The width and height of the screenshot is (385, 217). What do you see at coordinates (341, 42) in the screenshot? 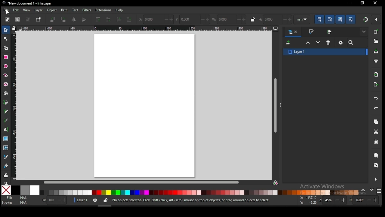
I see `layers and objects dialogue settings` at bounding box center [341, 42].